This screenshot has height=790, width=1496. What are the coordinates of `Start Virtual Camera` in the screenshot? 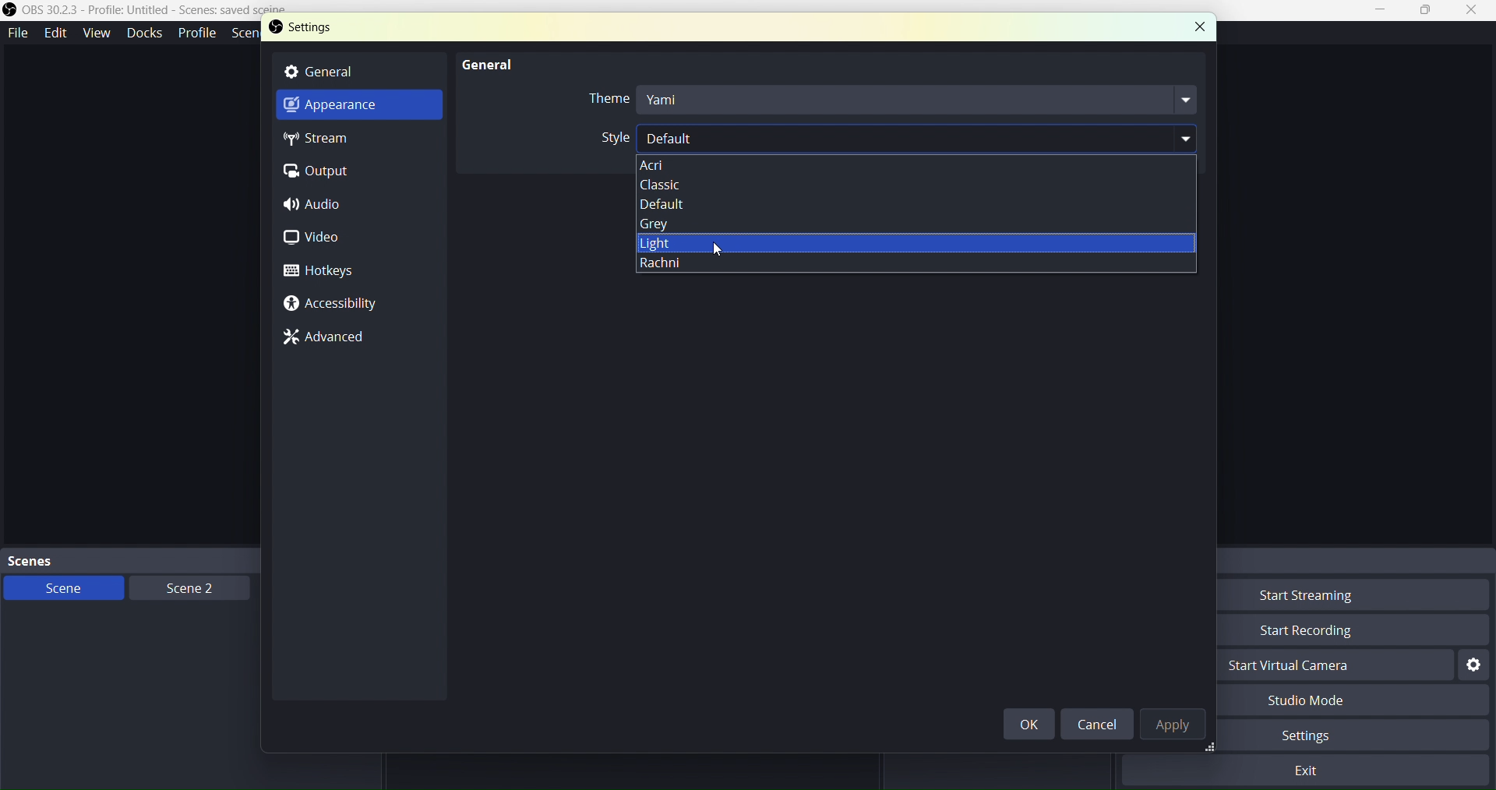 It's located at (1329, 668).